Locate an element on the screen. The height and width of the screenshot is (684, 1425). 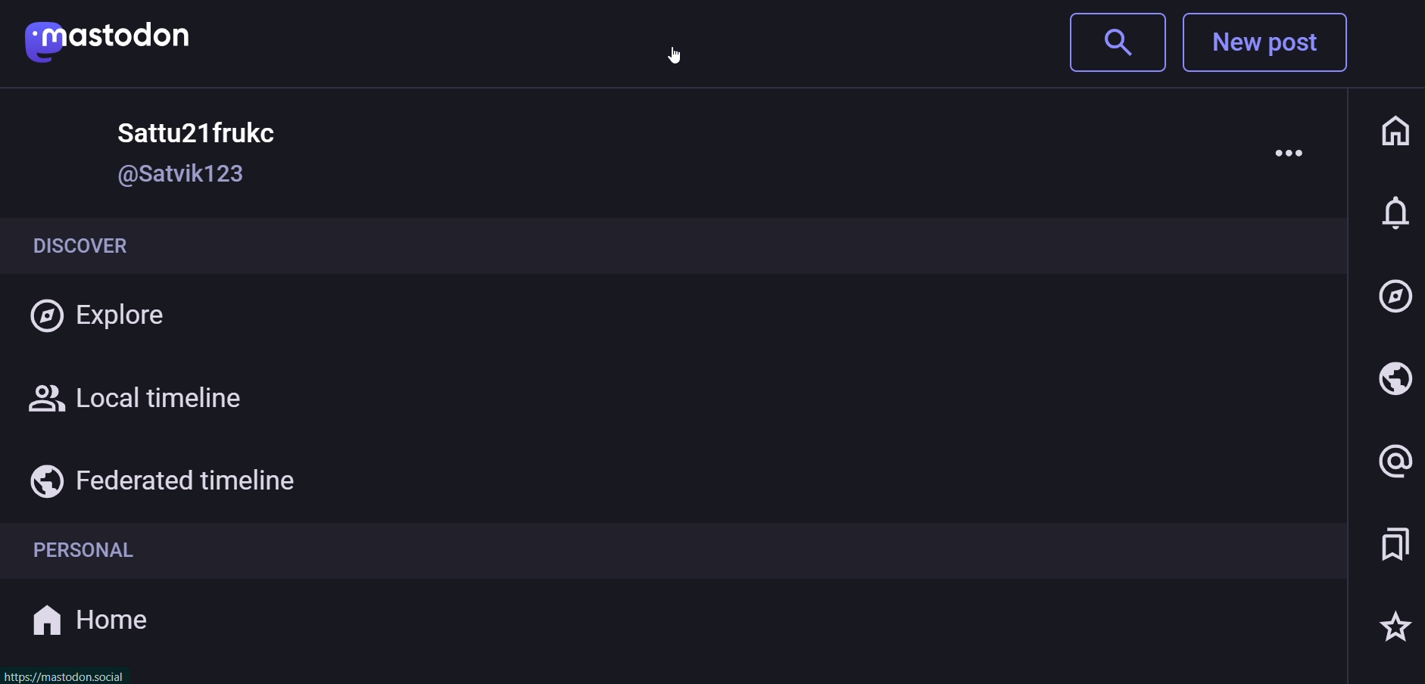
explore is located at coordinates (104, 318).